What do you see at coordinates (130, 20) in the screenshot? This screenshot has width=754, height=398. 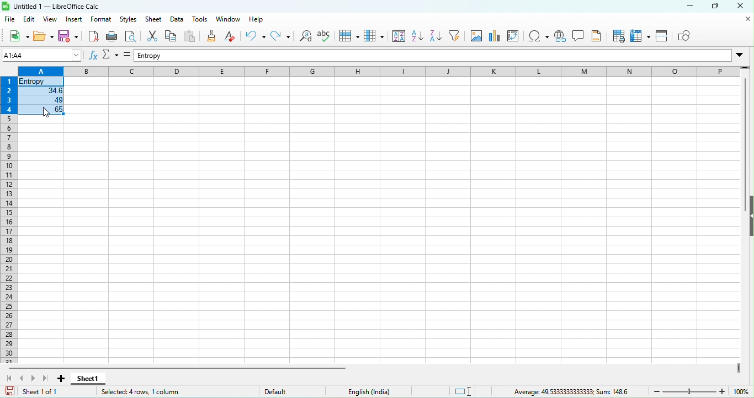 I see `styles` at bounding box center [130, 20].